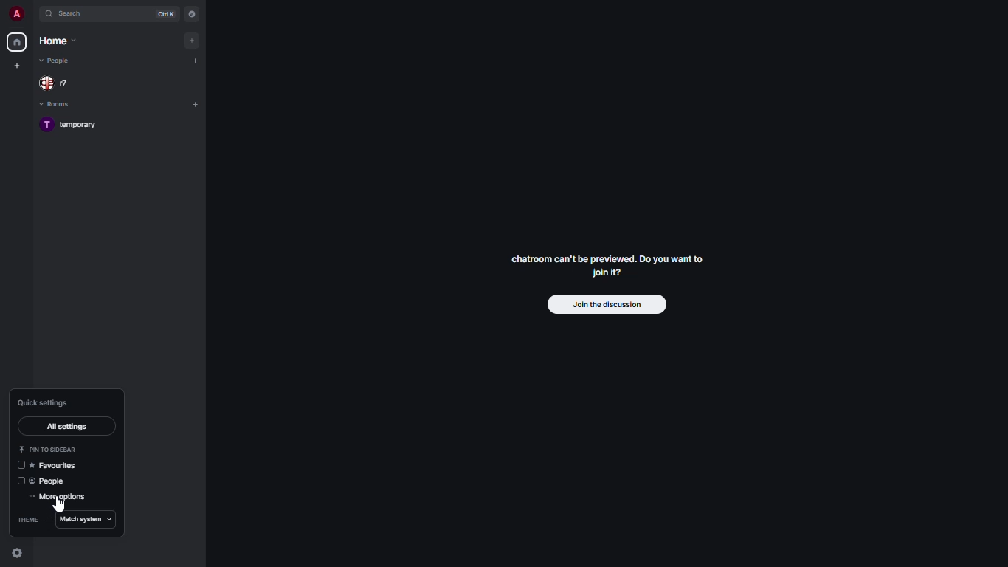  I want to click on people, so click(58, 84).